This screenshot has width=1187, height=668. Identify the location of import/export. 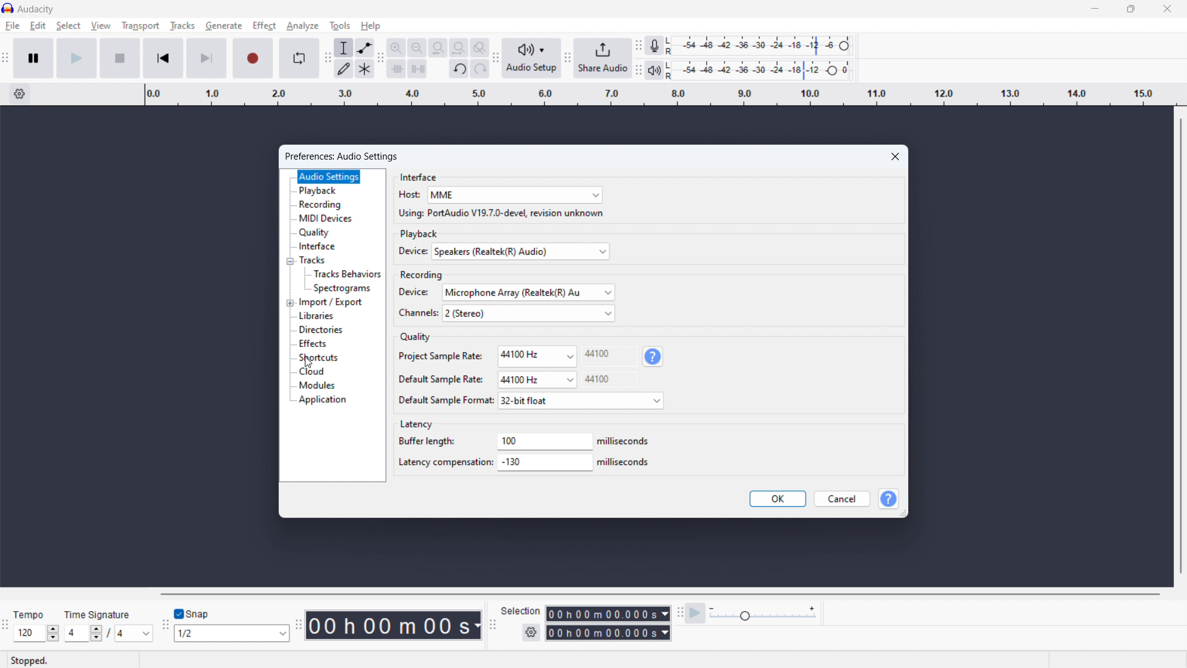
(331, 303).